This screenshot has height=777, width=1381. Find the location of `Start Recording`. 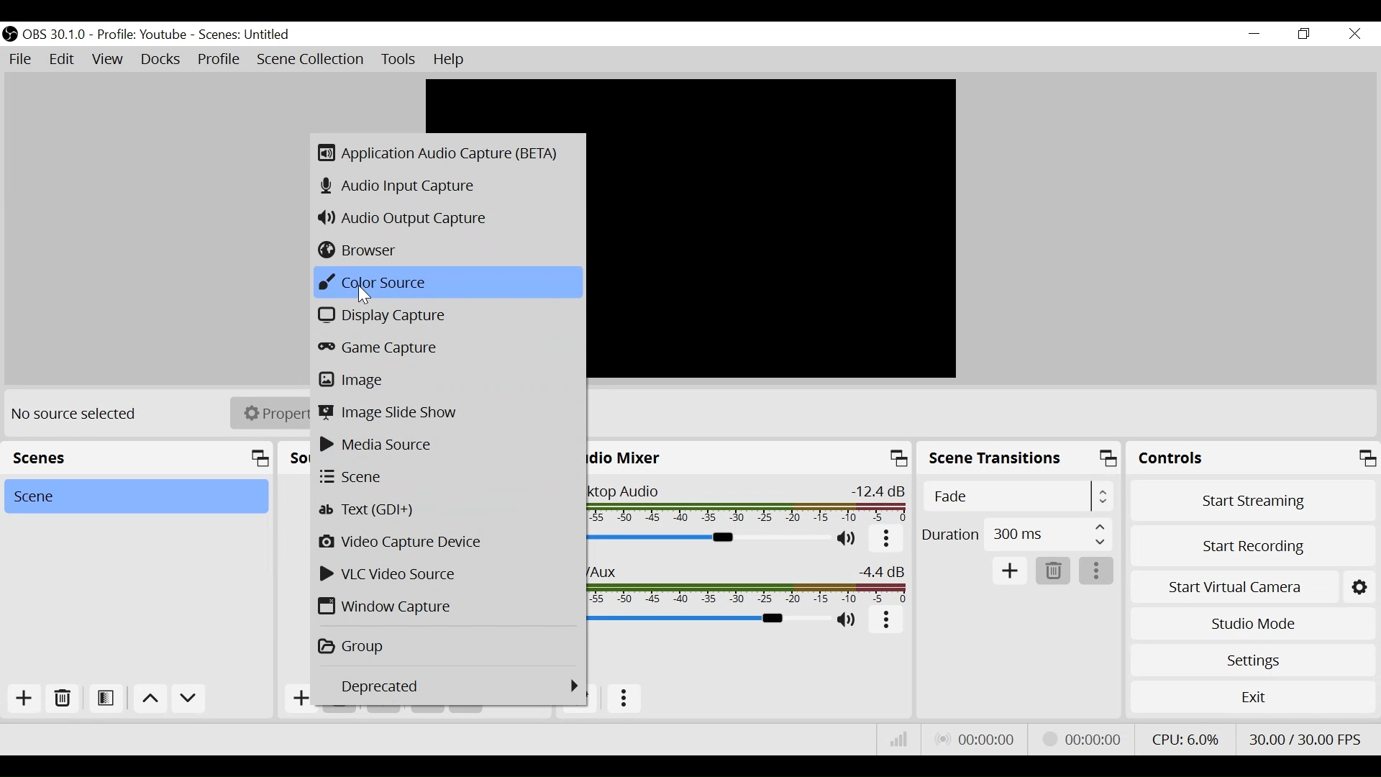

Start Recording is located at coordinates (1253, 547).